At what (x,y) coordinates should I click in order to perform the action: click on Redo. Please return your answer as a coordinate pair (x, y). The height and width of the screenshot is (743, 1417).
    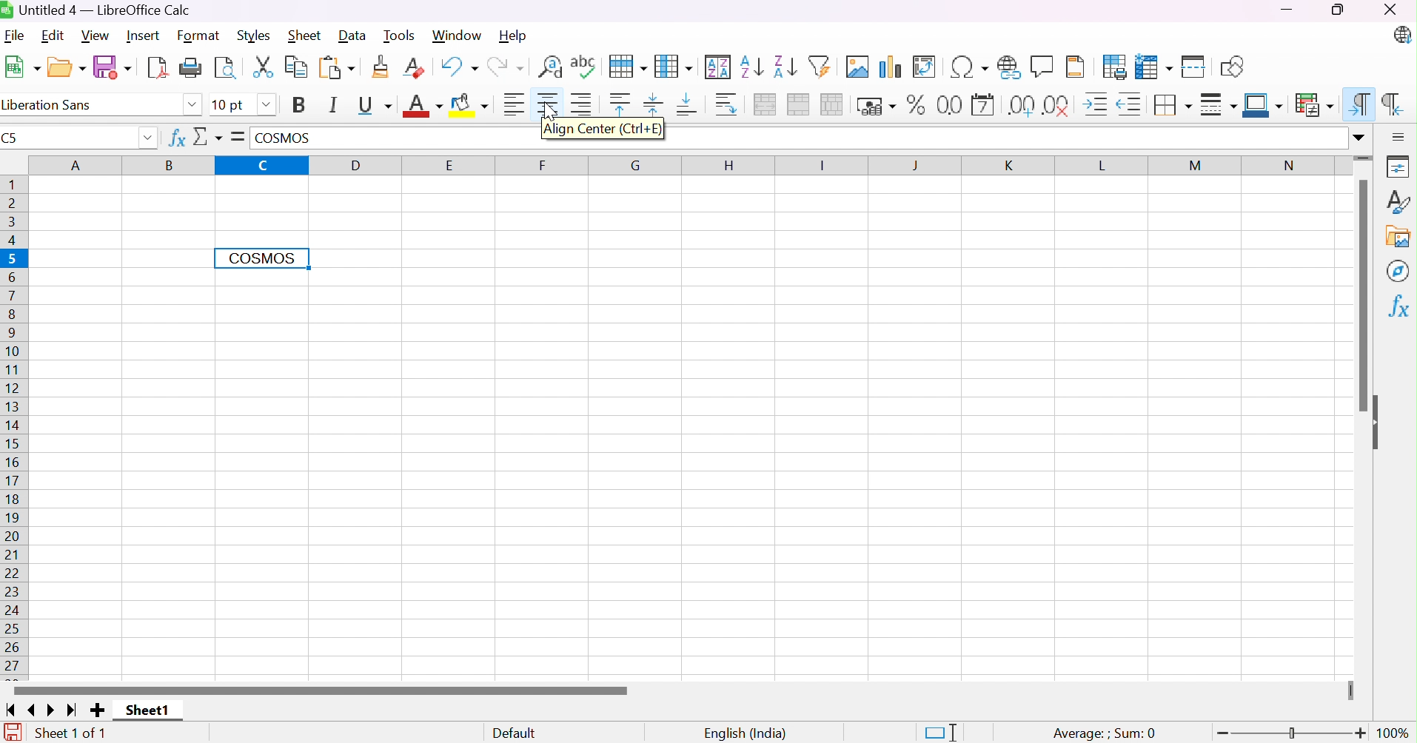
    Looking at the image, I should click on (503, 68).